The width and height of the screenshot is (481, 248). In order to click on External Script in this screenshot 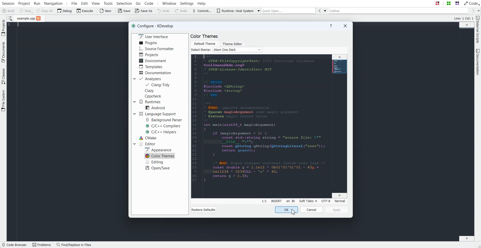, I will do `click(478, 30)`.